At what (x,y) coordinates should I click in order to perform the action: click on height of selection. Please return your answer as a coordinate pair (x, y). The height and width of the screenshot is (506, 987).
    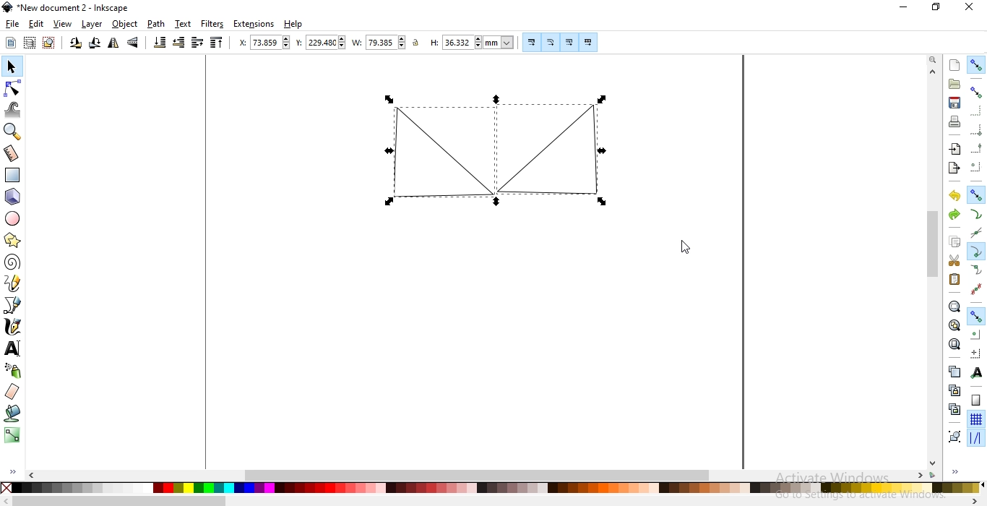
    Looking at the image, I should click on (472, 42).